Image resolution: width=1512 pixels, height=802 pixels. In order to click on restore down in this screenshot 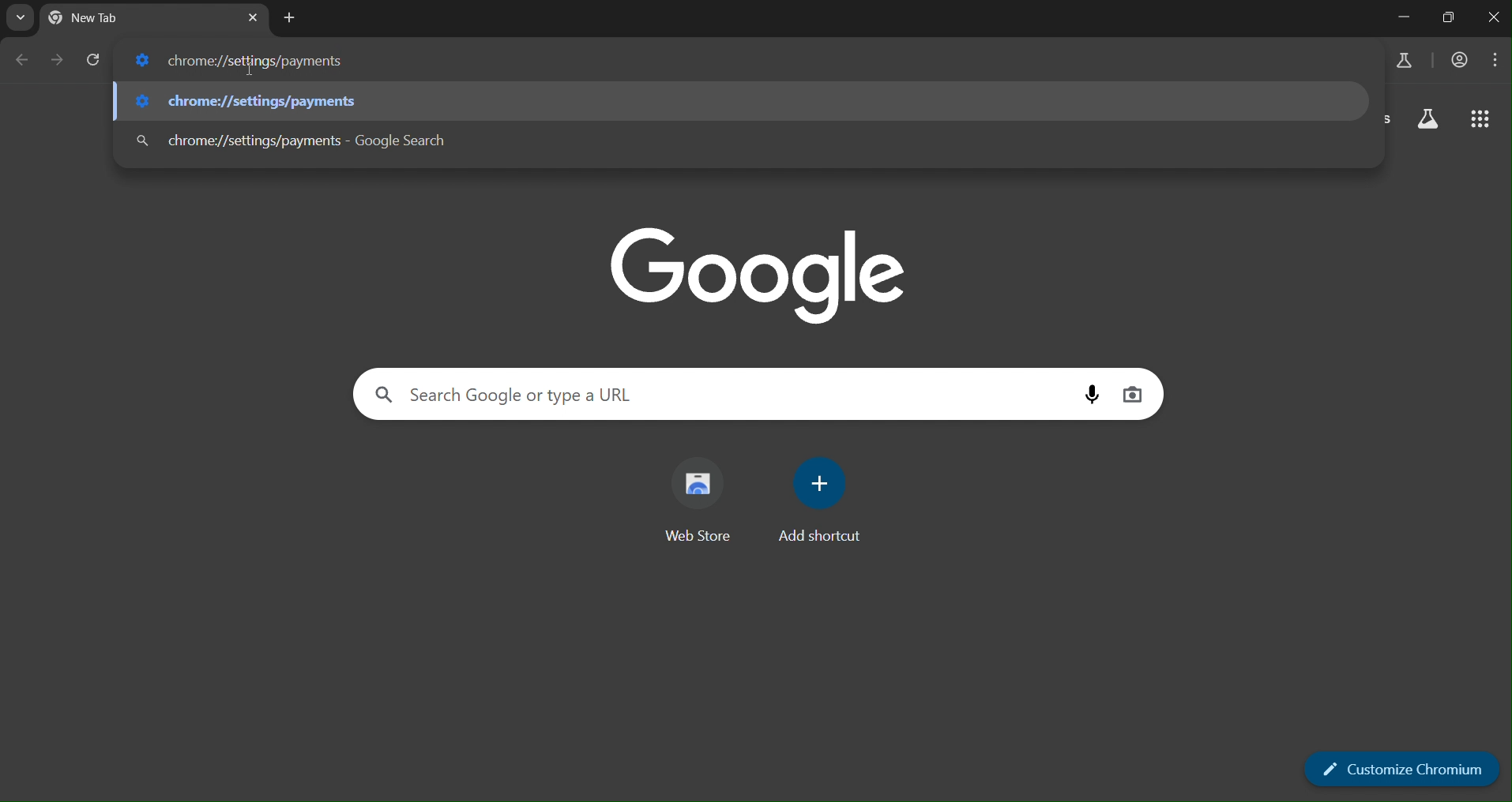, I will do `click(1450, 17)`.